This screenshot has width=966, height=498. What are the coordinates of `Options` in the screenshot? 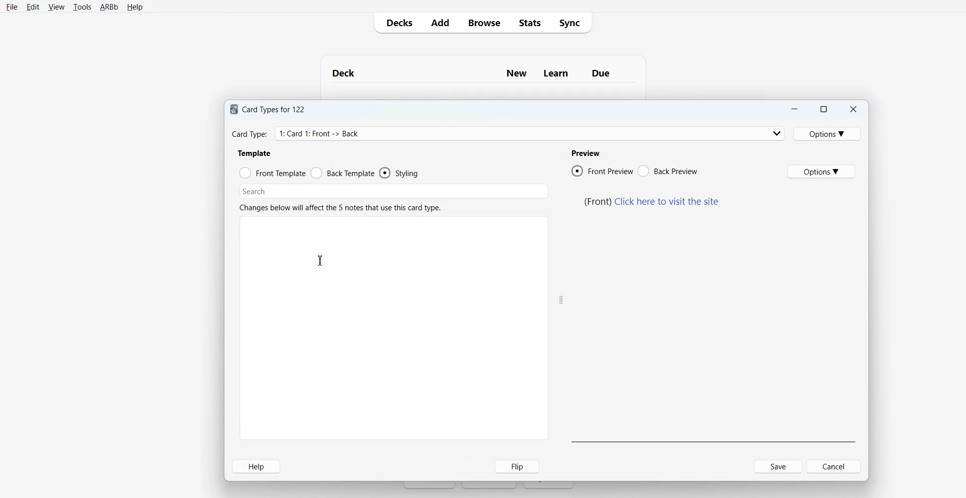 It's located at (827, 134).